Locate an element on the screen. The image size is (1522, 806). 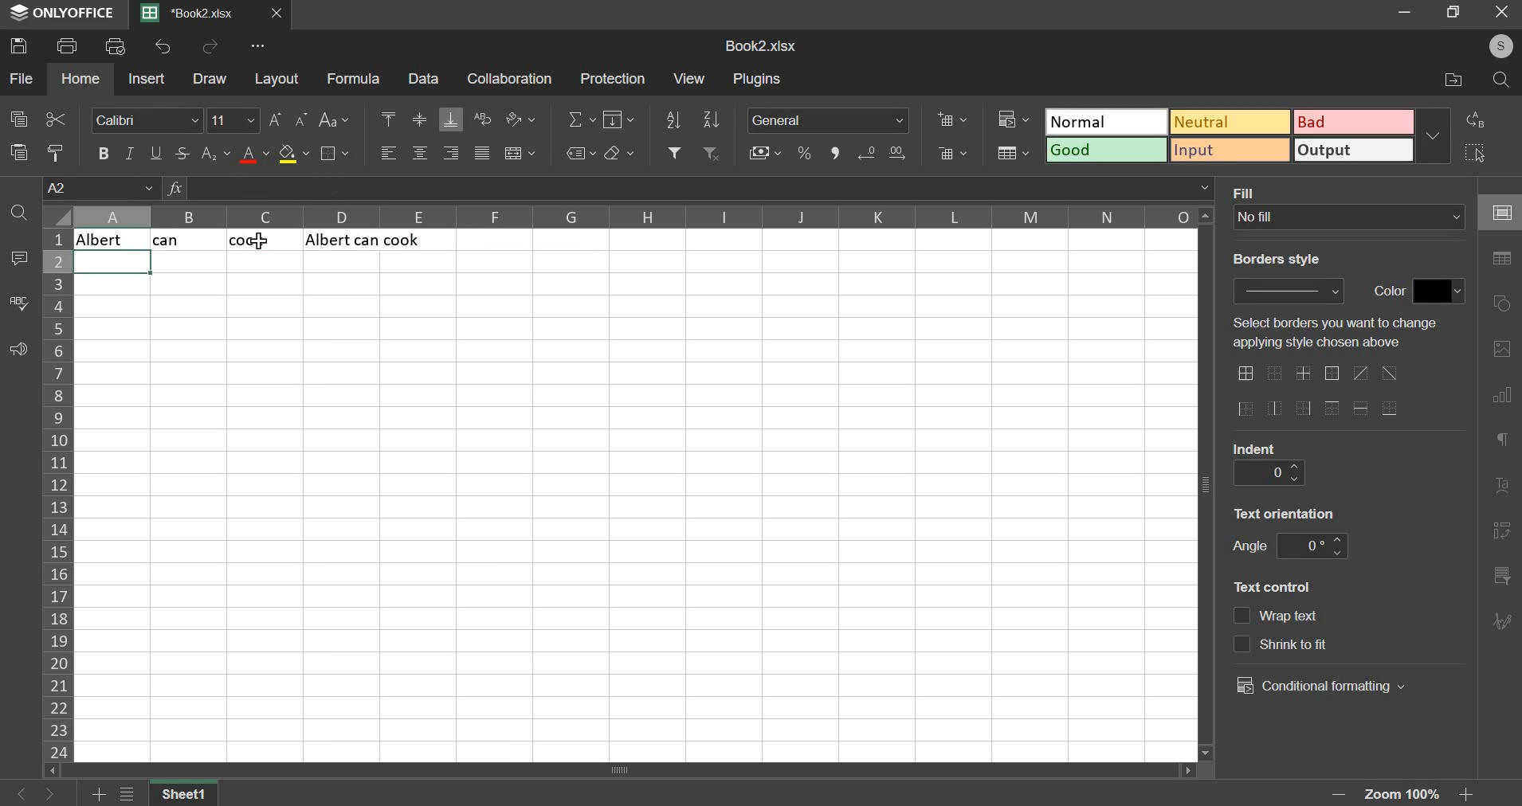
accounting style is located at coordinates (766, 152).